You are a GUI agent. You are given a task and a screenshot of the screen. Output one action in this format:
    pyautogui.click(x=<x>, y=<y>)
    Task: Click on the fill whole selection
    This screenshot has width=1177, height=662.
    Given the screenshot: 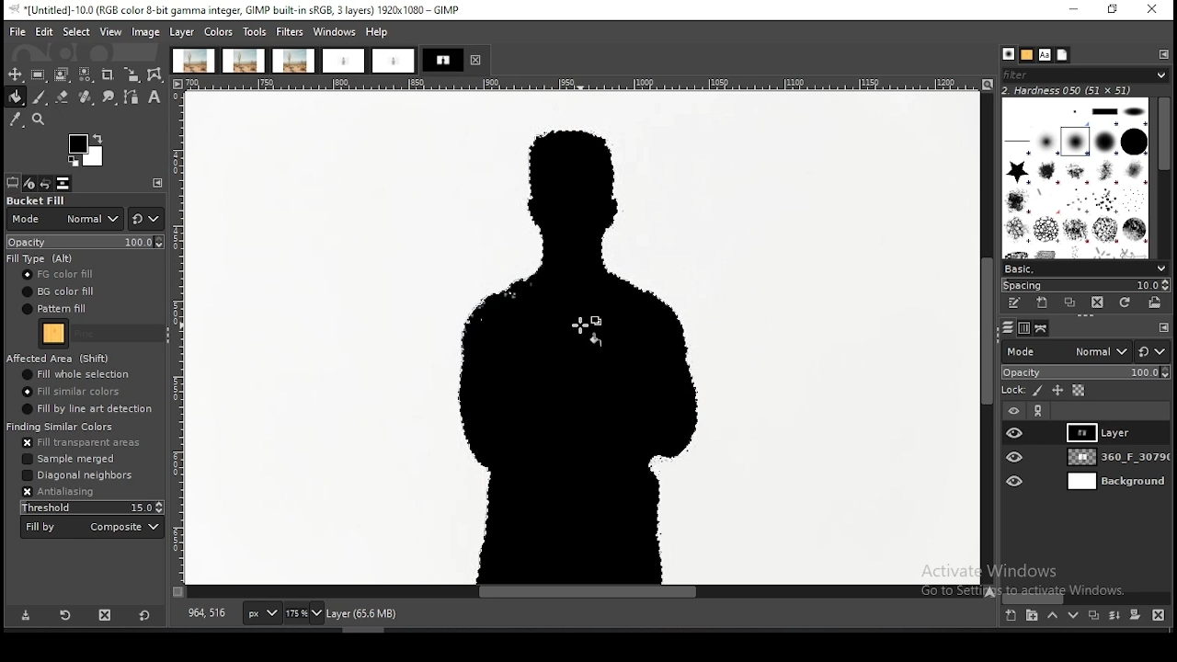 What is the action you would take?
    pyautogui.click(x=76, y=374)
    